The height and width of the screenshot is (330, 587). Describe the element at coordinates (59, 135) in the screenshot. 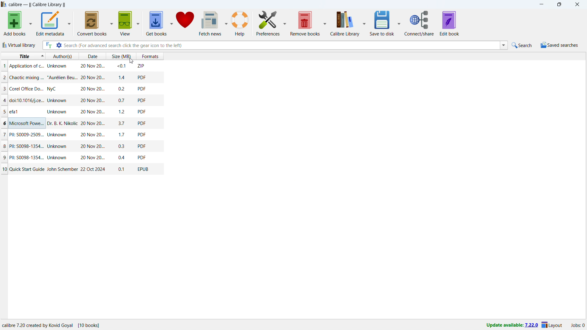

I see `author` at that location.